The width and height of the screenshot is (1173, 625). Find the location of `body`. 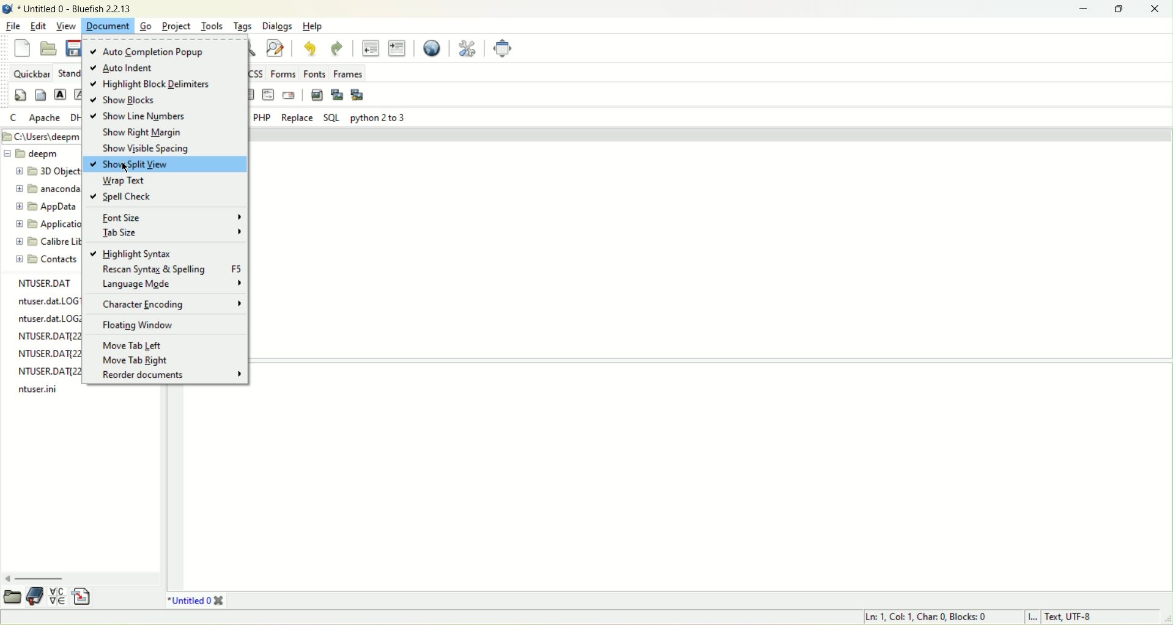

body is located at coordinates (42, 95).